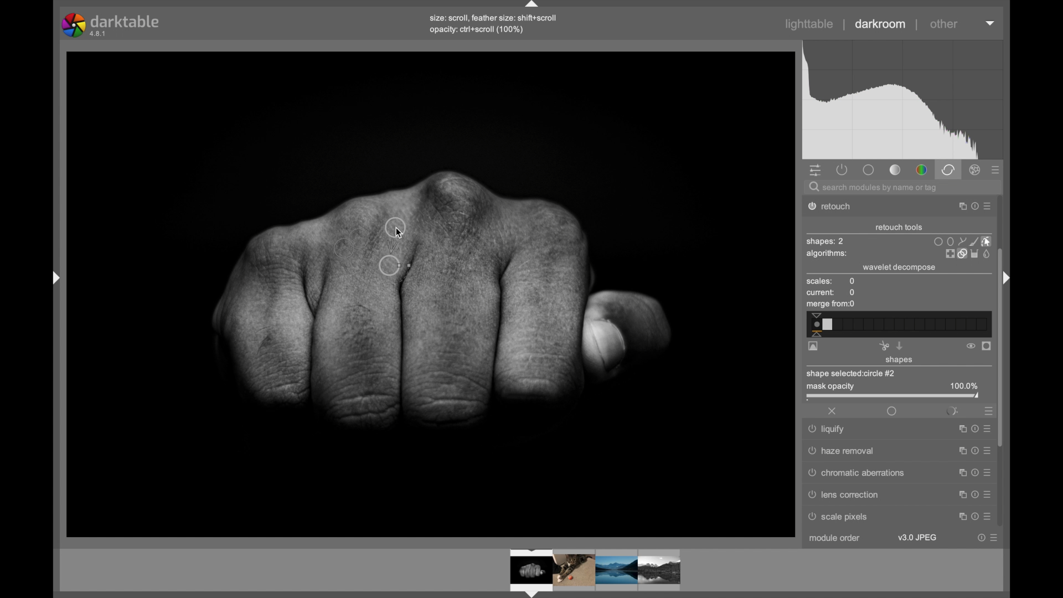 The width and height of the screenshot is (1063, 598). What do you see at coordinates (959, 472) in the screenshot?
I see `maximize` at bounding box center [959, 472].